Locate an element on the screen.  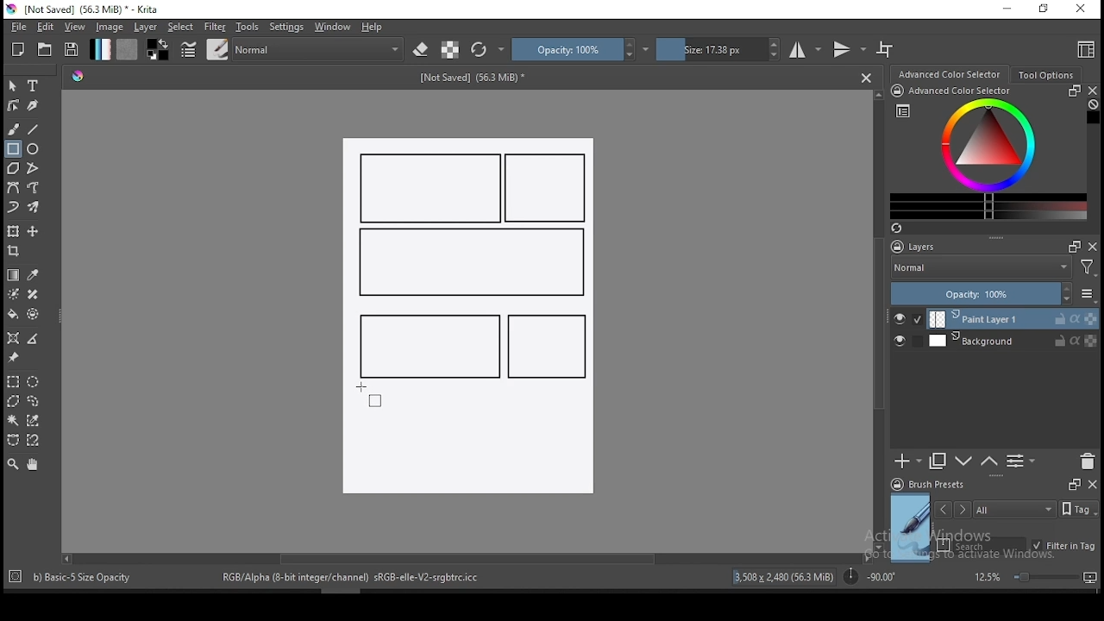
layer visibility on/off is located at coordinates (908, 319).